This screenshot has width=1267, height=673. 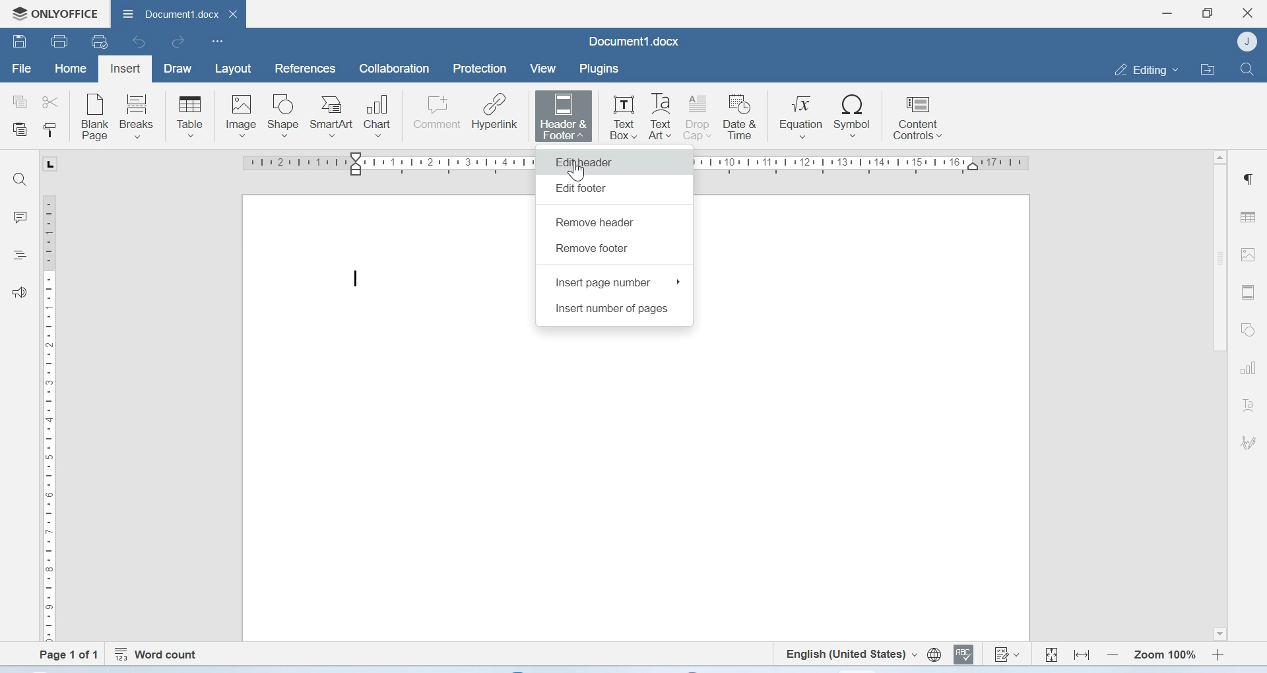 I want to click on Header & Footer, so click(x=565, y=115).